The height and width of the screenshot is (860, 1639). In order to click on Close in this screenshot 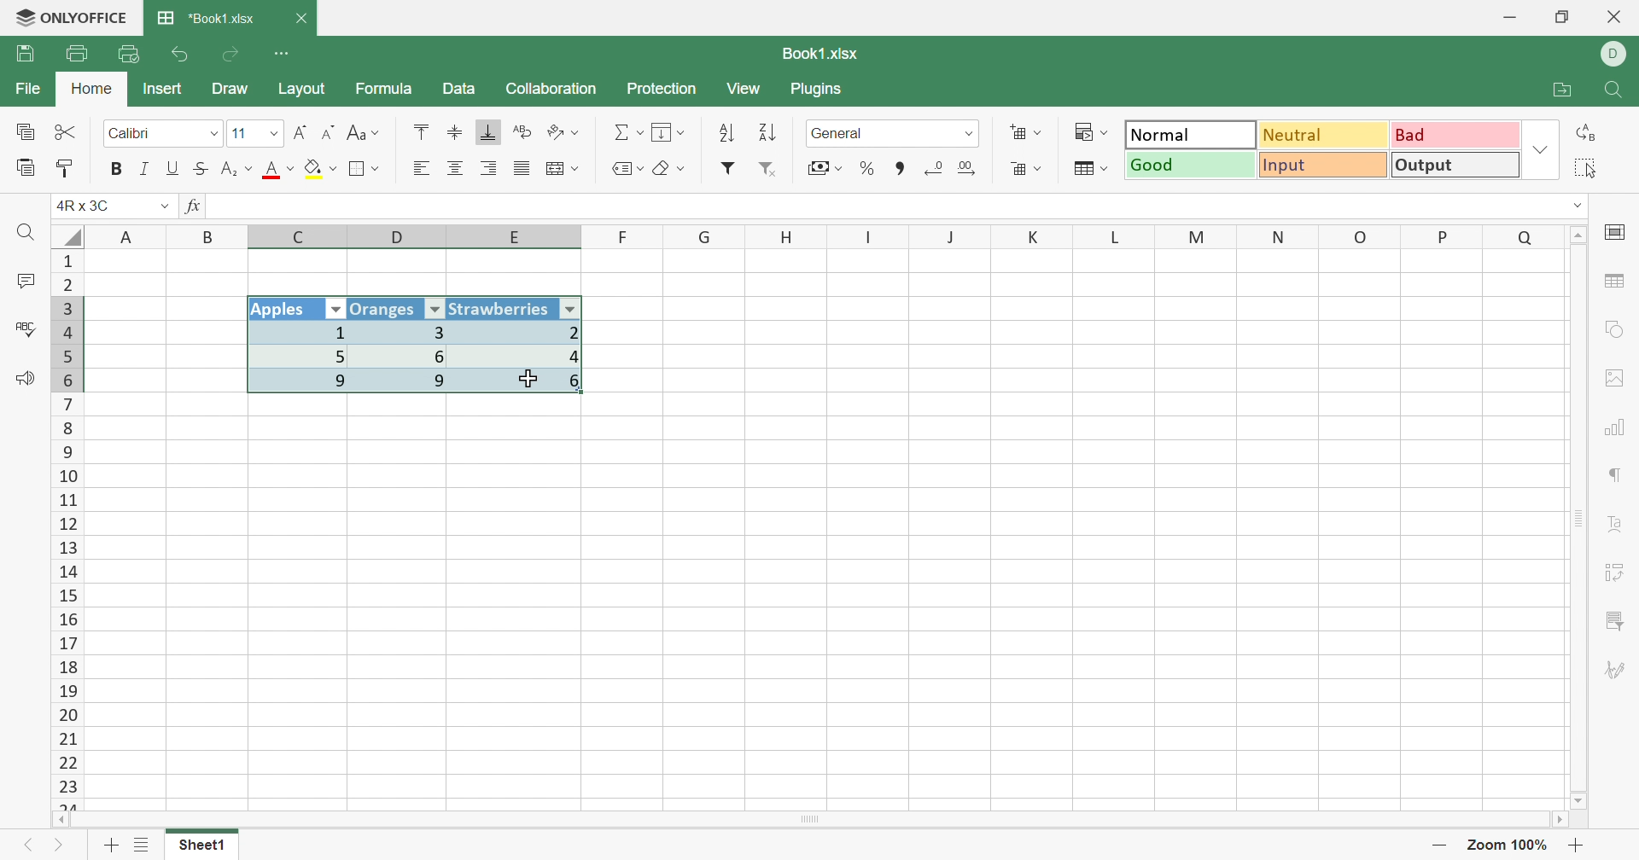, I will do `click(304, 19)`.